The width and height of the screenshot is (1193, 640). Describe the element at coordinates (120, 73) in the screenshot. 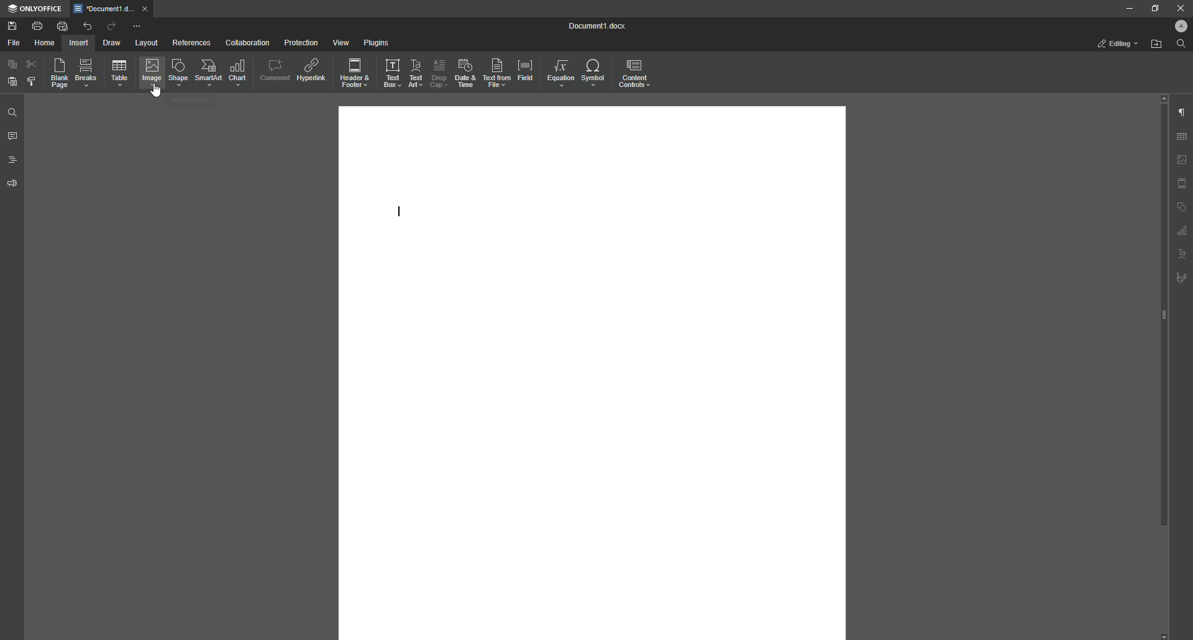

I see `Table` at that location.